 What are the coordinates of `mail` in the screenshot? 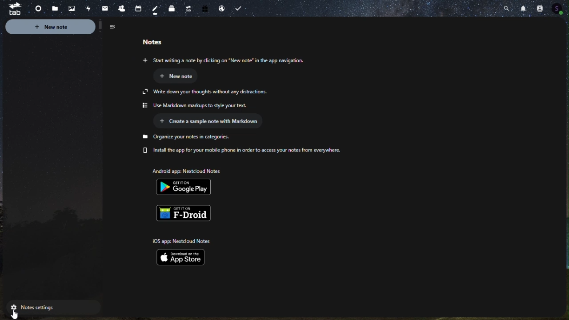 It's located at (102, 8).